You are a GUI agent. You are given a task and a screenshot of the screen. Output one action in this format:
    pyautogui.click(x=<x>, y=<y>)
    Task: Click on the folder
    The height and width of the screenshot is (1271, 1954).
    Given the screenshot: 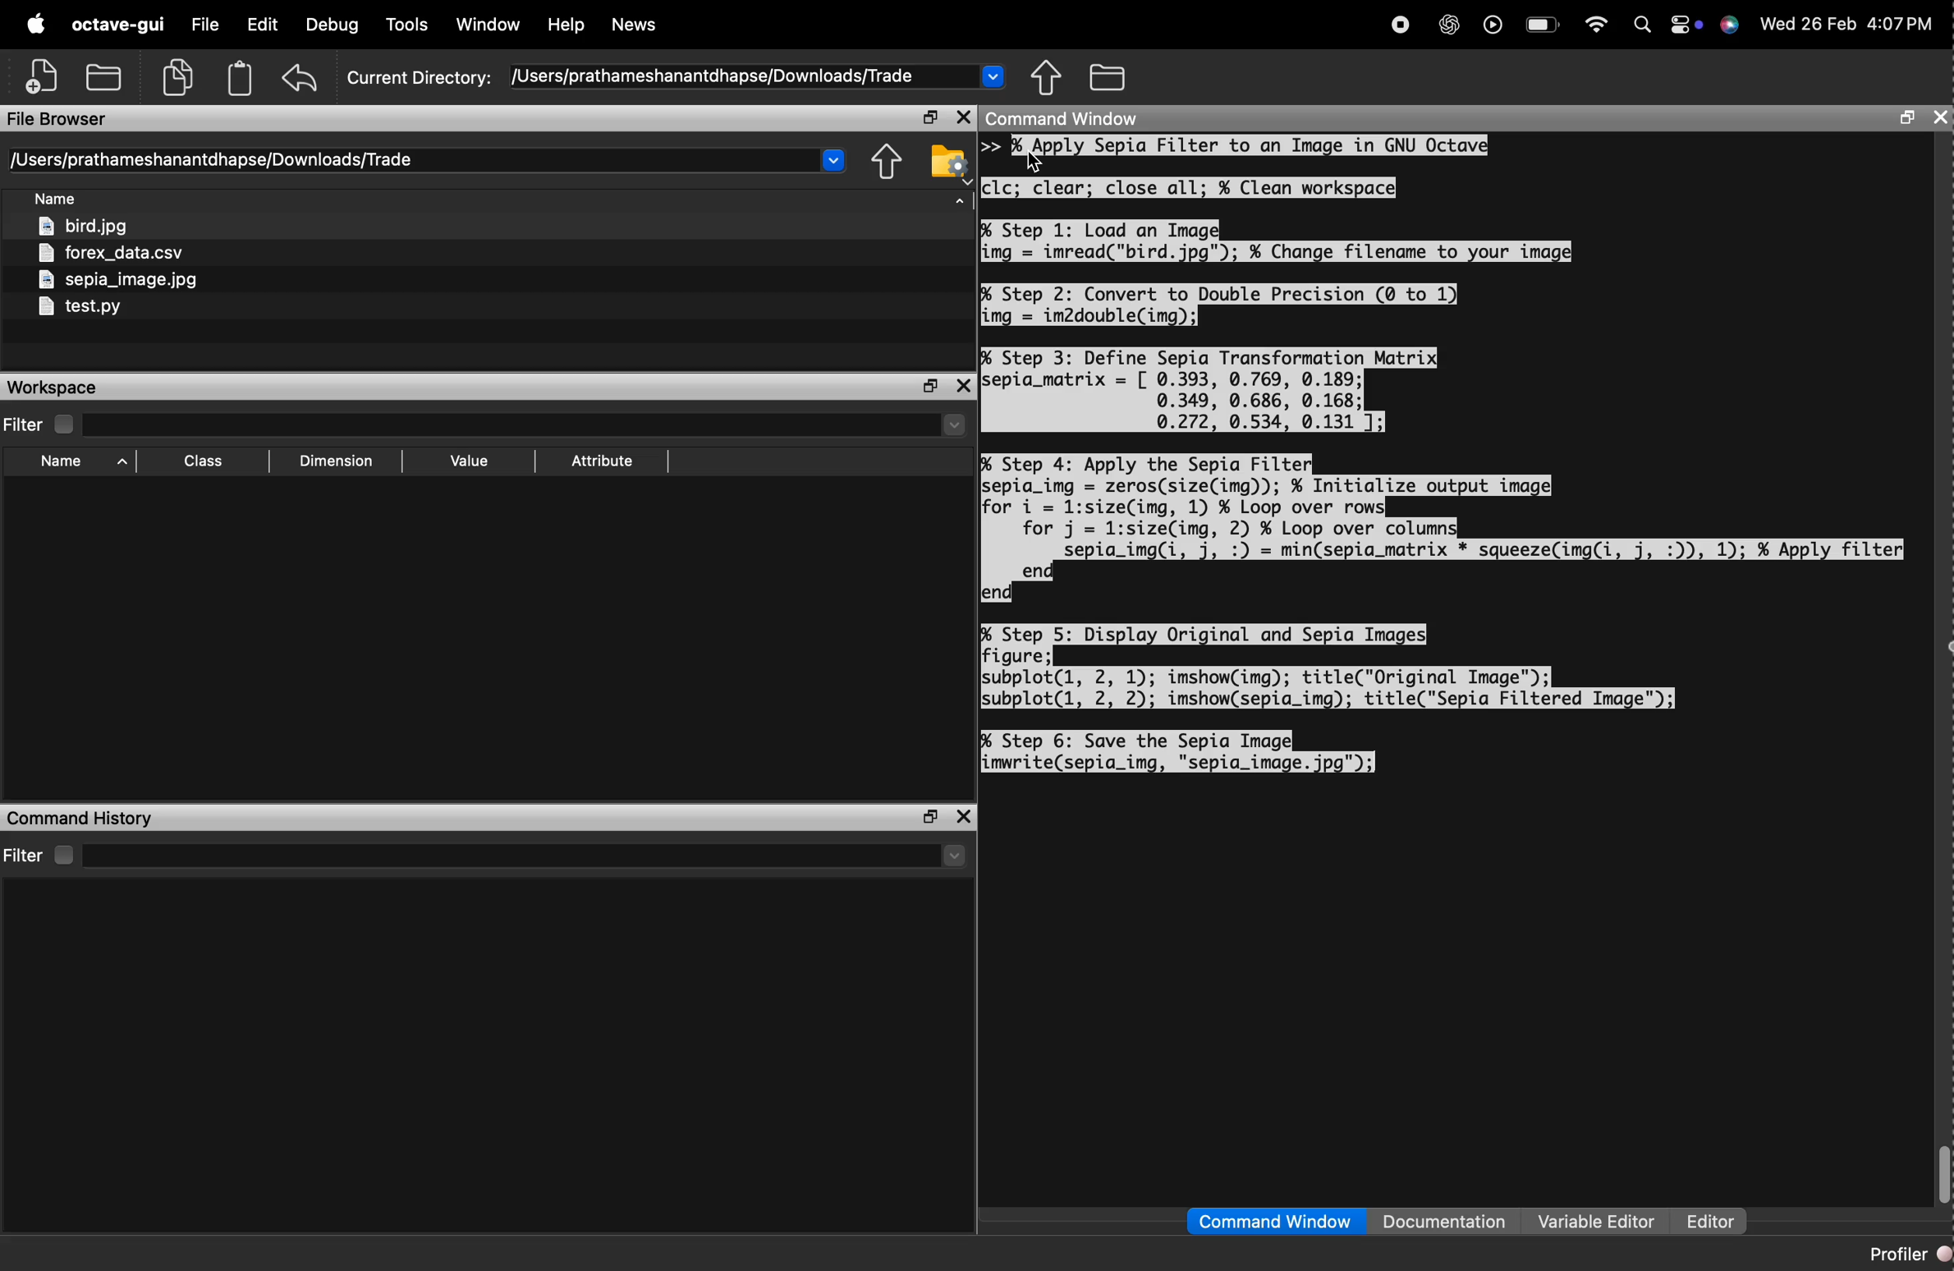 What is the action you would take?
    pyautogui.click(x=1107, y=77)
    